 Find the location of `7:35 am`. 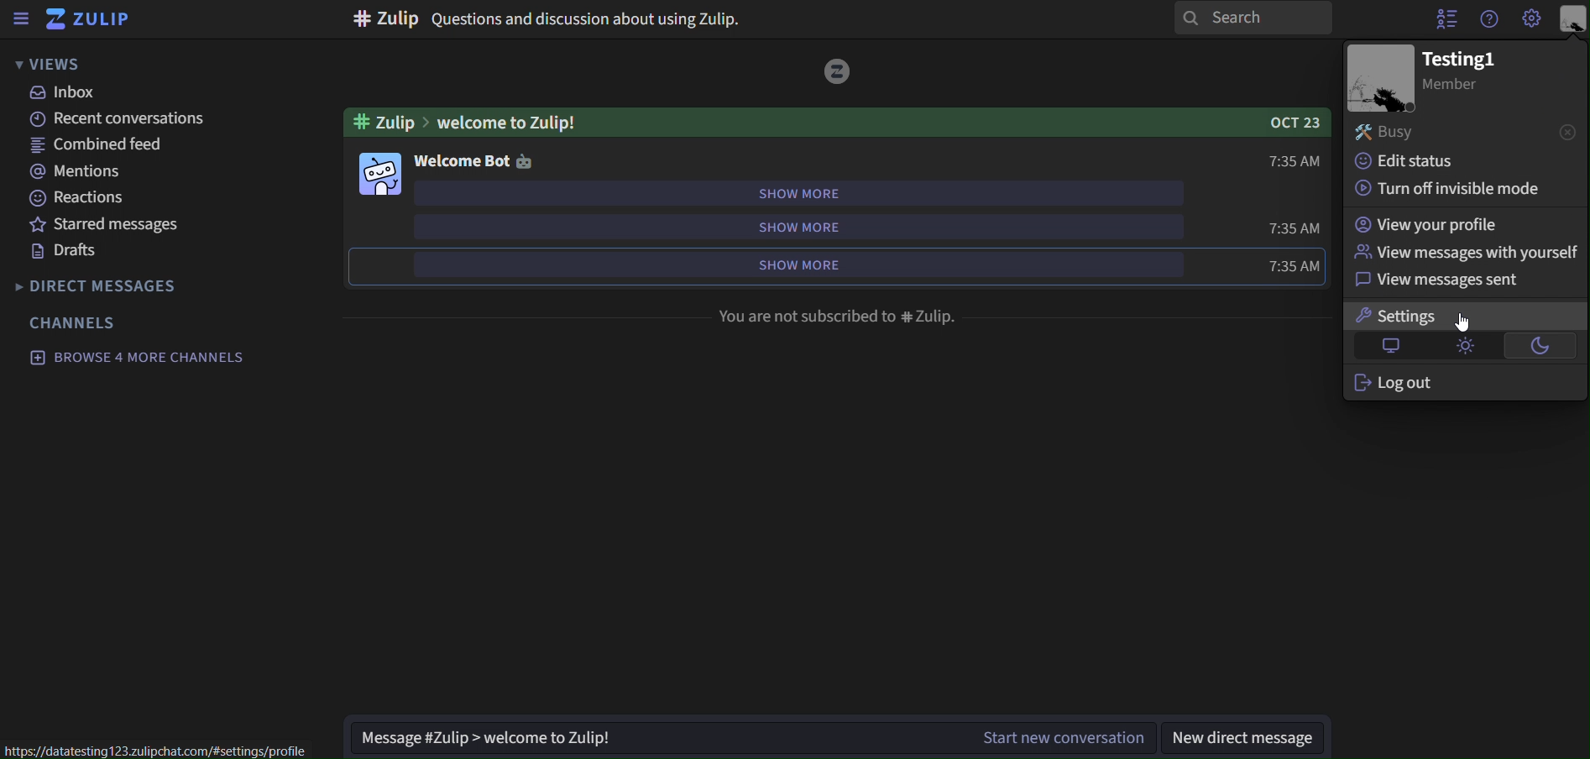

7:35 am is located at coordinates (1294, 164).